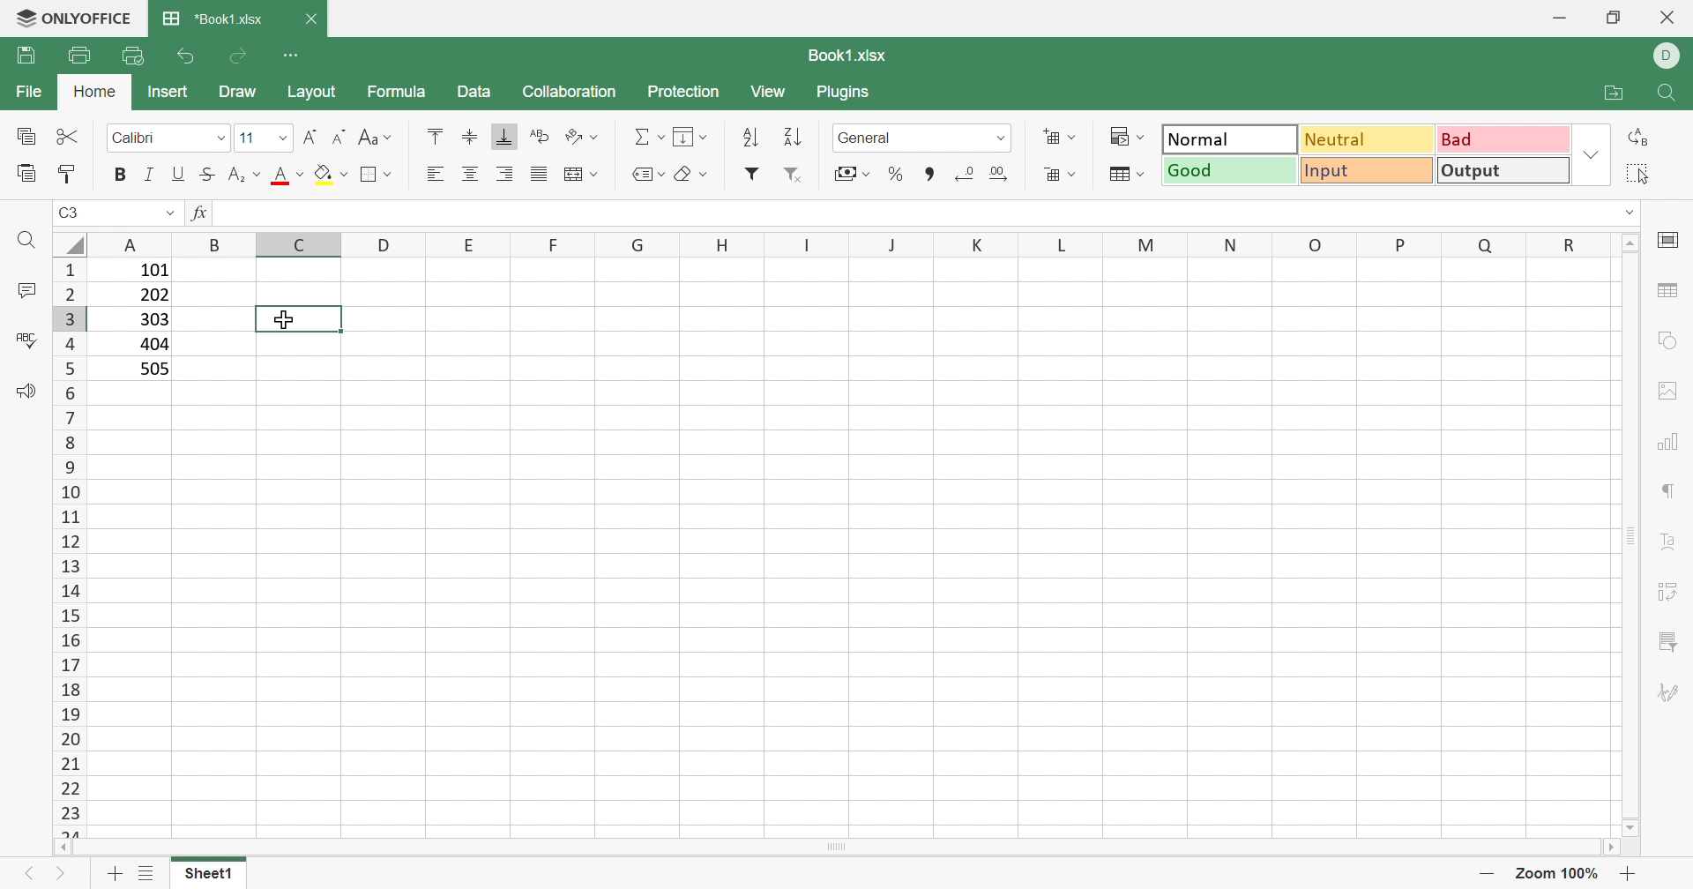 This screenshot has width=1693, height=889. I want to click on table settings, so click(1672, 293).